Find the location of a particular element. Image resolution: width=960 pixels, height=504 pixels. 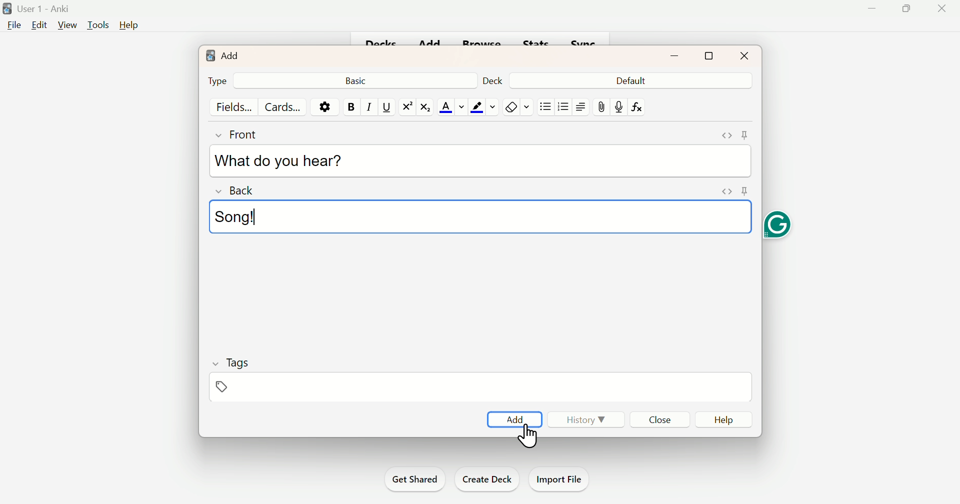

Basic is located at coordinates (359, 80).